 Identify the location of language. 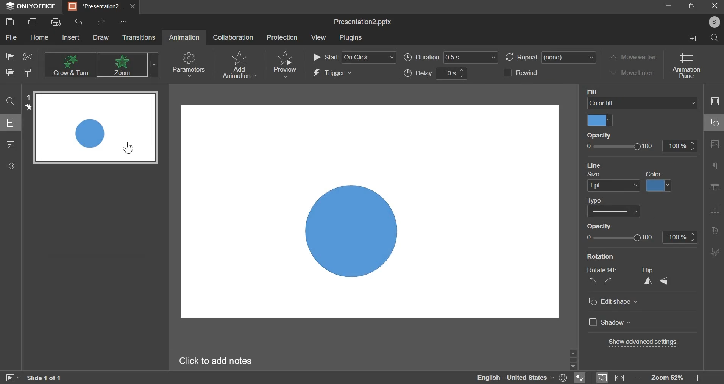
(522, 378).